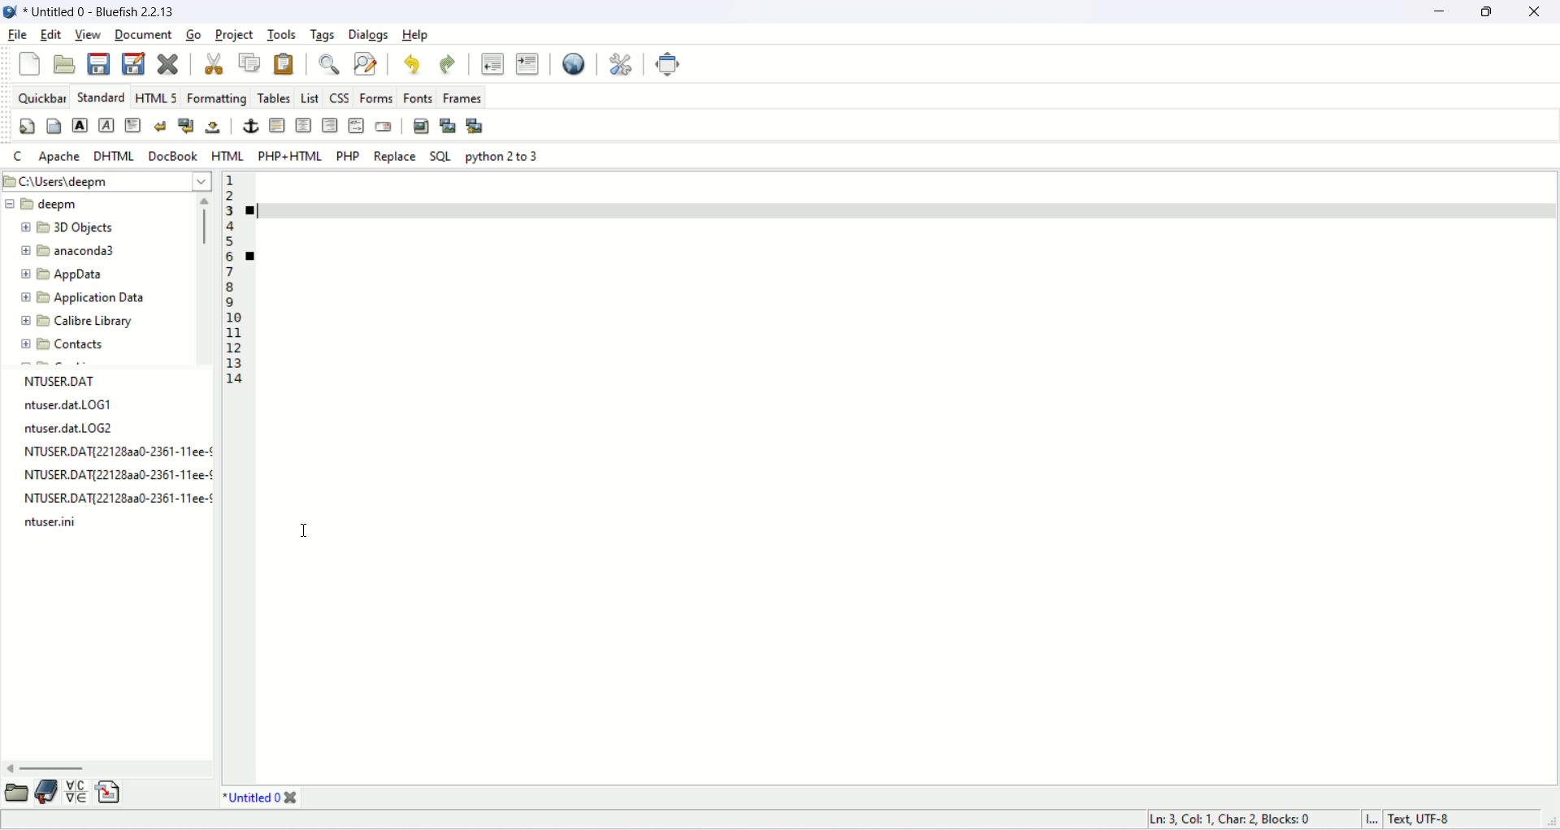 The image size is (1560, 830). I want to click on Path, so click(108, 180).